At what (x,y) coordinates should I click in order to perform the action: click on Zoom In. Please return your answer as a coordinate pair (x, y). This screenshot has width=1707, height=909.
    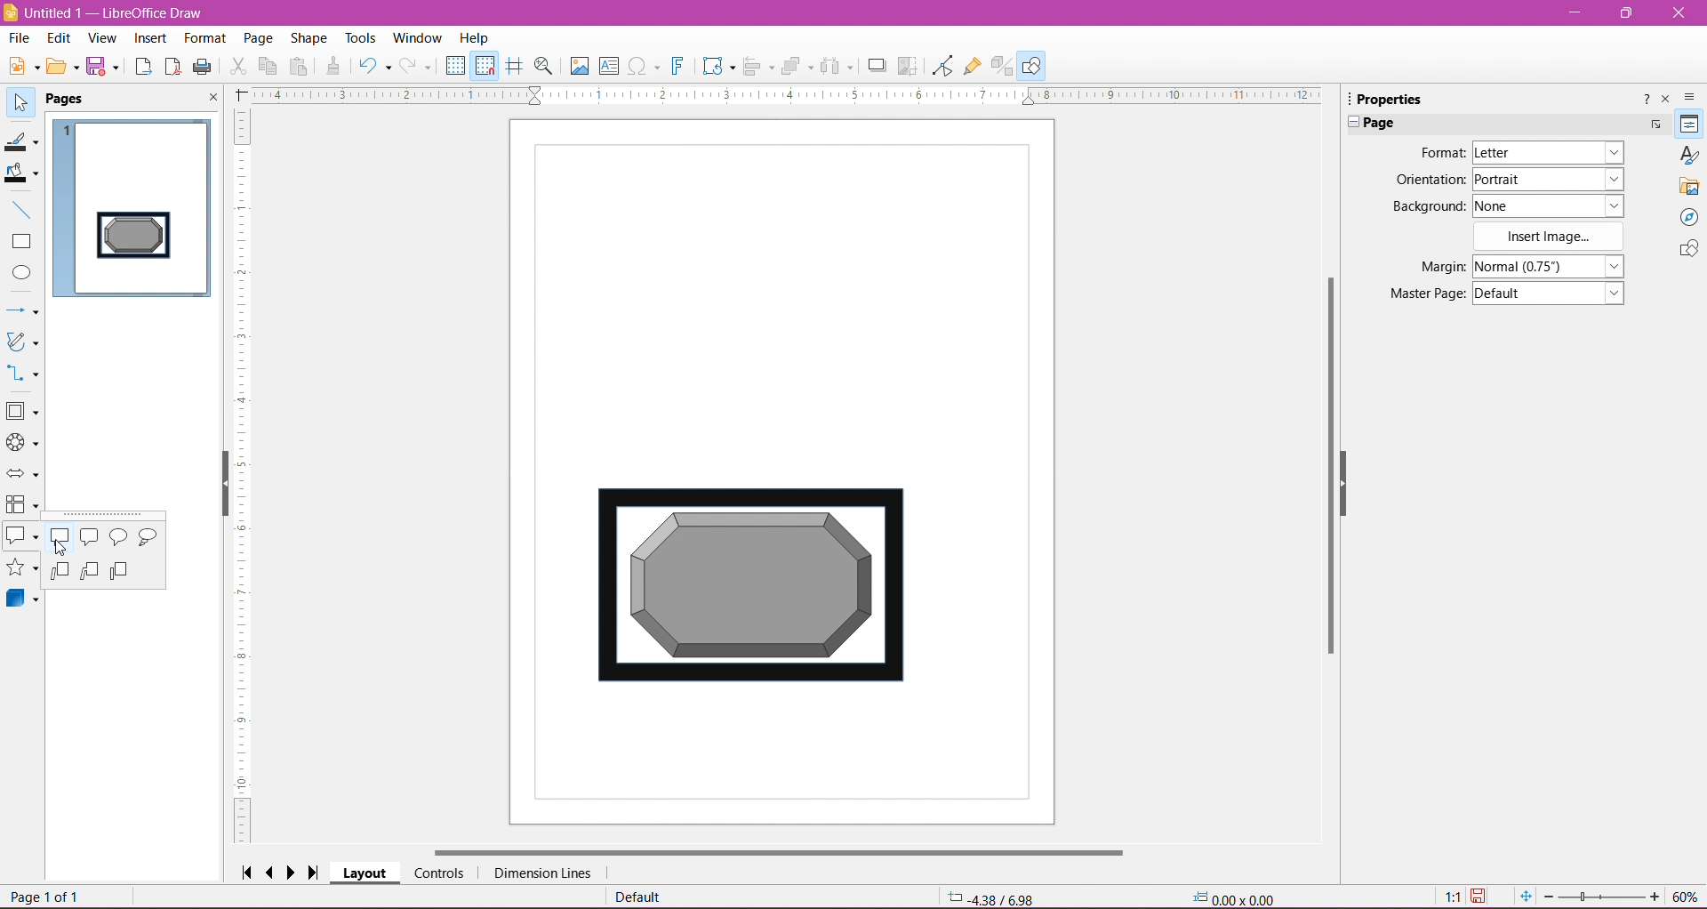
    Looking at the image, I should click on (1656, 897).